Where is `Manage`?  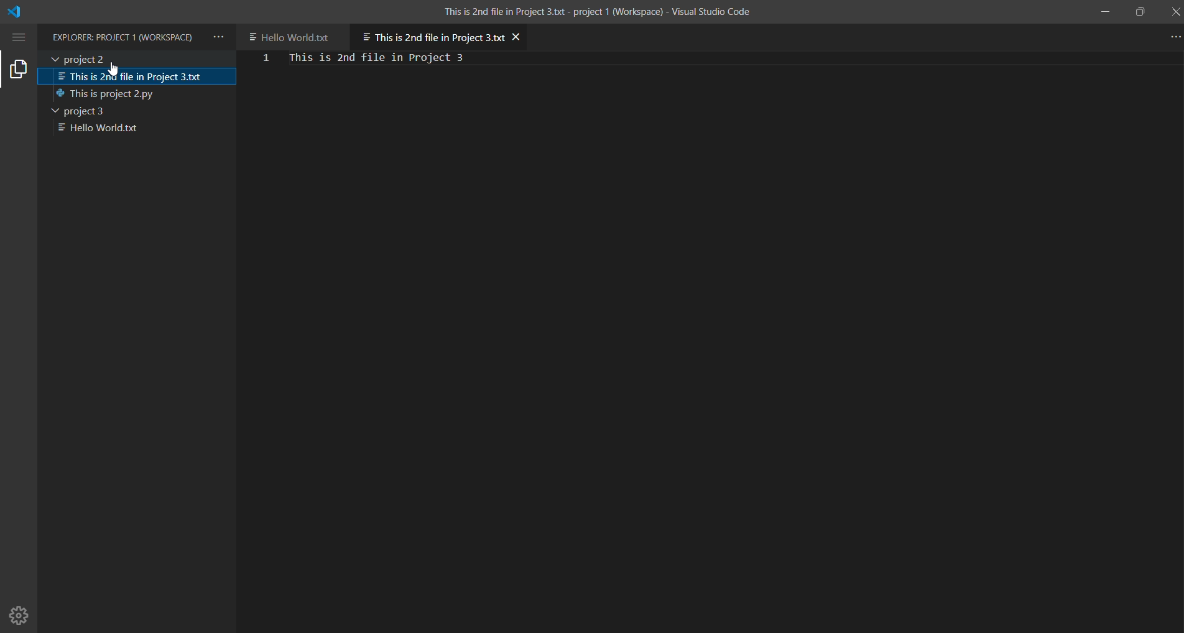 Manage is located at coordinates (21, 611).